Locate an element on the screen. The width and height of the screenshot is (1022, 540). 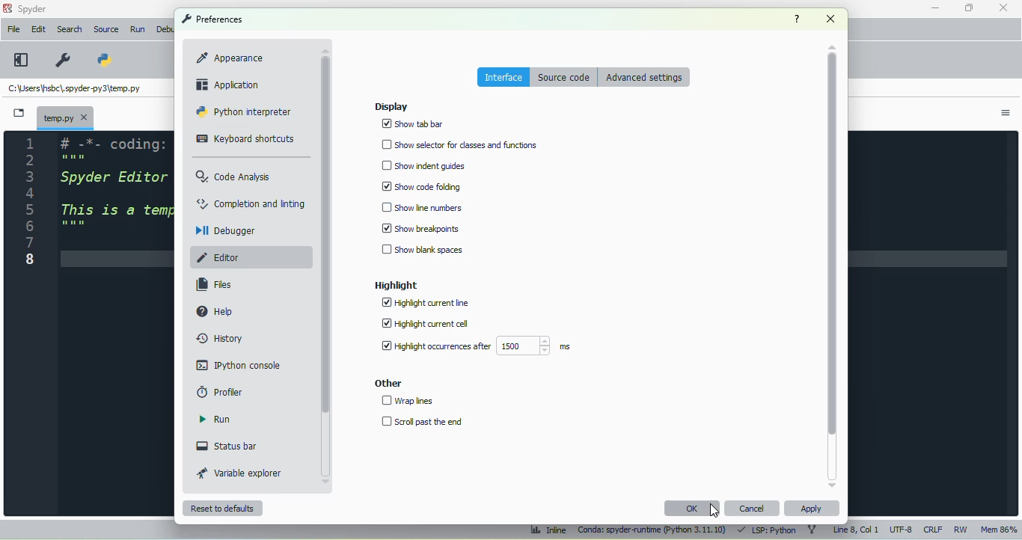
completion and linting is located at coordinates (251, 203).